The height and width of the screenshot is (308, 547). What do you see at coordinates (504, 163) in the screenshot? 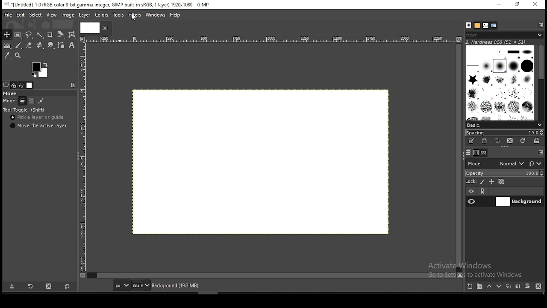
I see `blend mode` at bounding box center [504, 163].